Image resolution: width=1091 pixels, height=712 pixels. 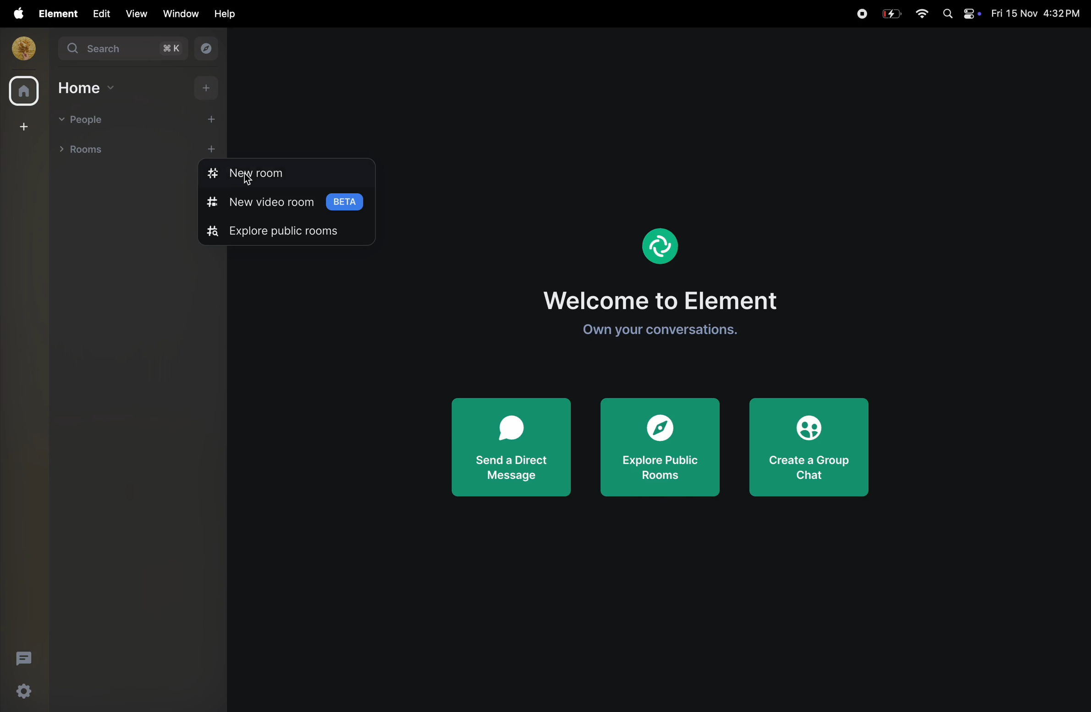 What do you see at coordinates (959, 14) in the screenshot?
I see `apple widgets` at bounding box center [959, 14].